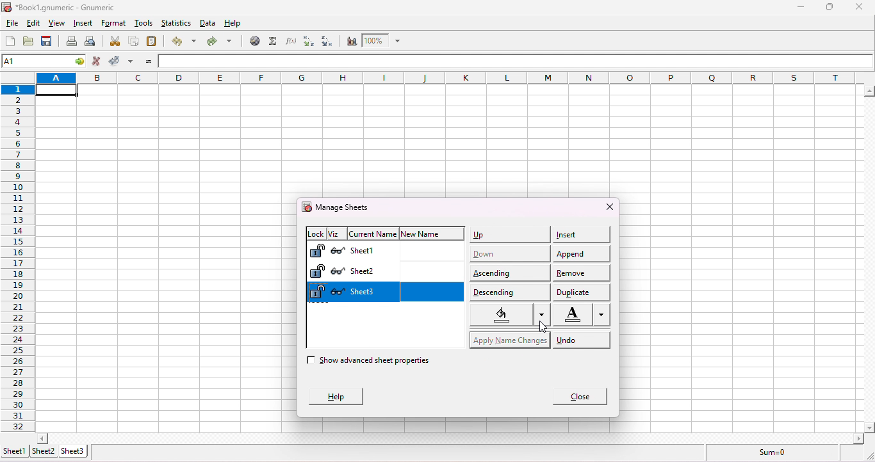 This screenshot has height=462, width=875. Describe the element at coordinates (801, 7) in the screenshot. I see `minimize` at that location.